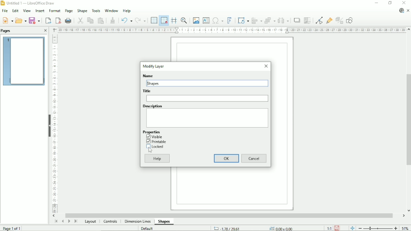  I want to click on Paste, so click(101, 20).